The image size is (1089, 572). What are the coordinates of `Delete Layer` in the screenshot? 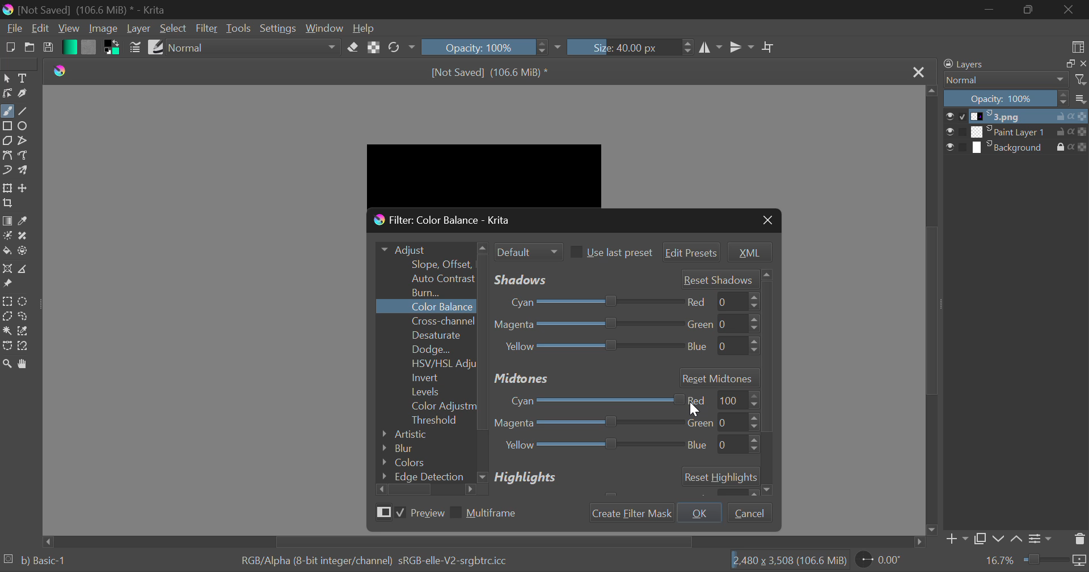 It's located at (1079, 539).